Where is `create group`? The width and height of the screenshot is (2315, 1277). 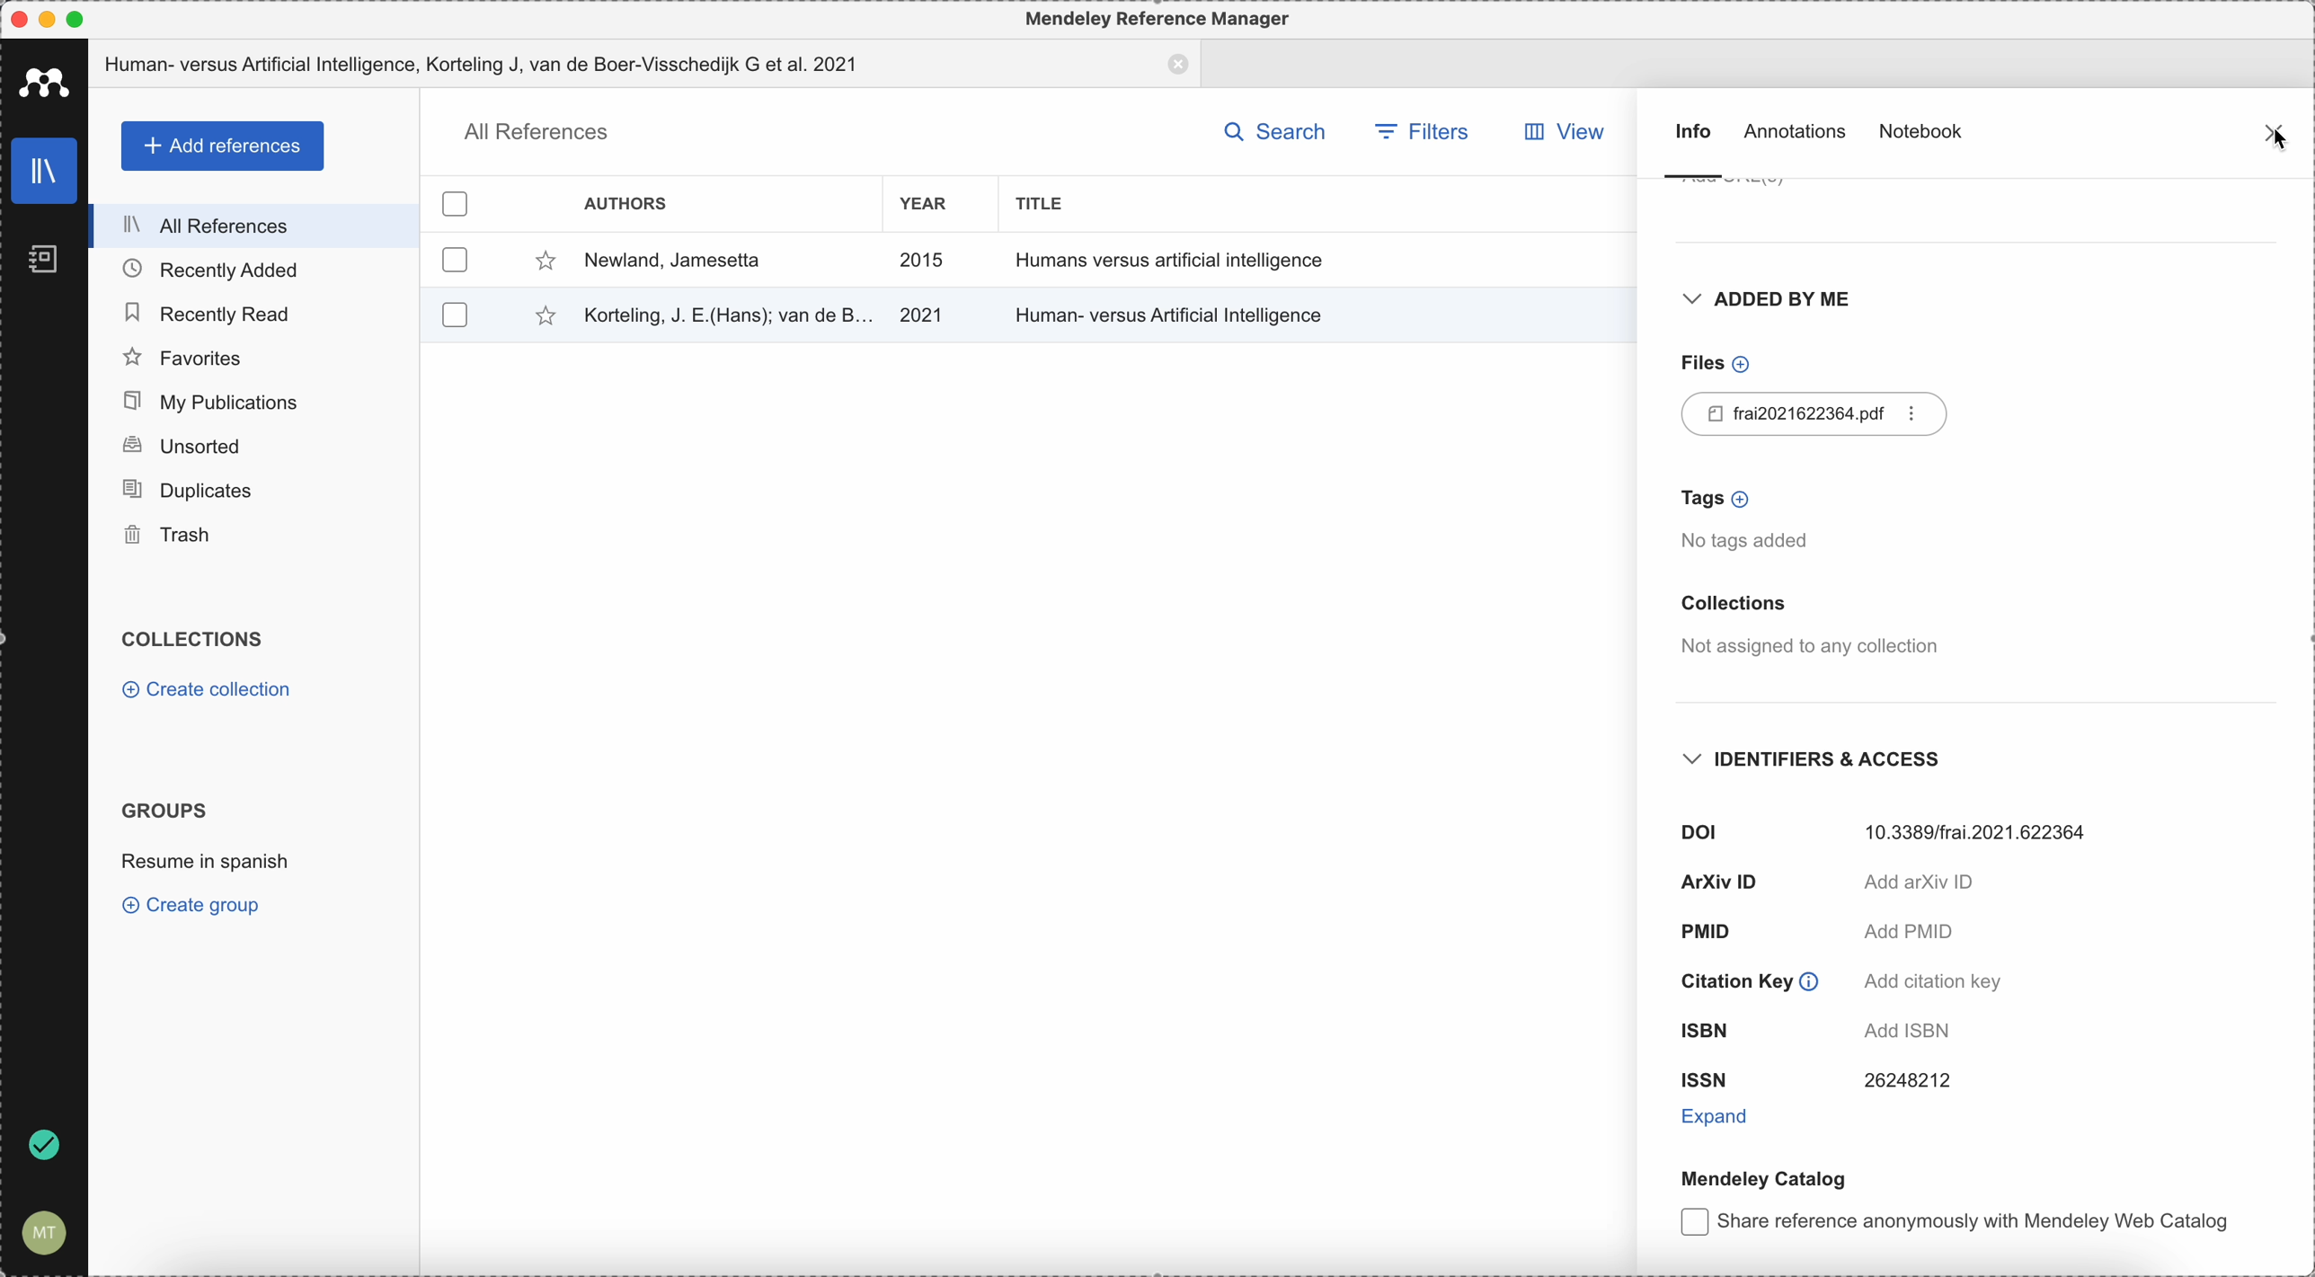
create group is located at coordinates (196, 908).